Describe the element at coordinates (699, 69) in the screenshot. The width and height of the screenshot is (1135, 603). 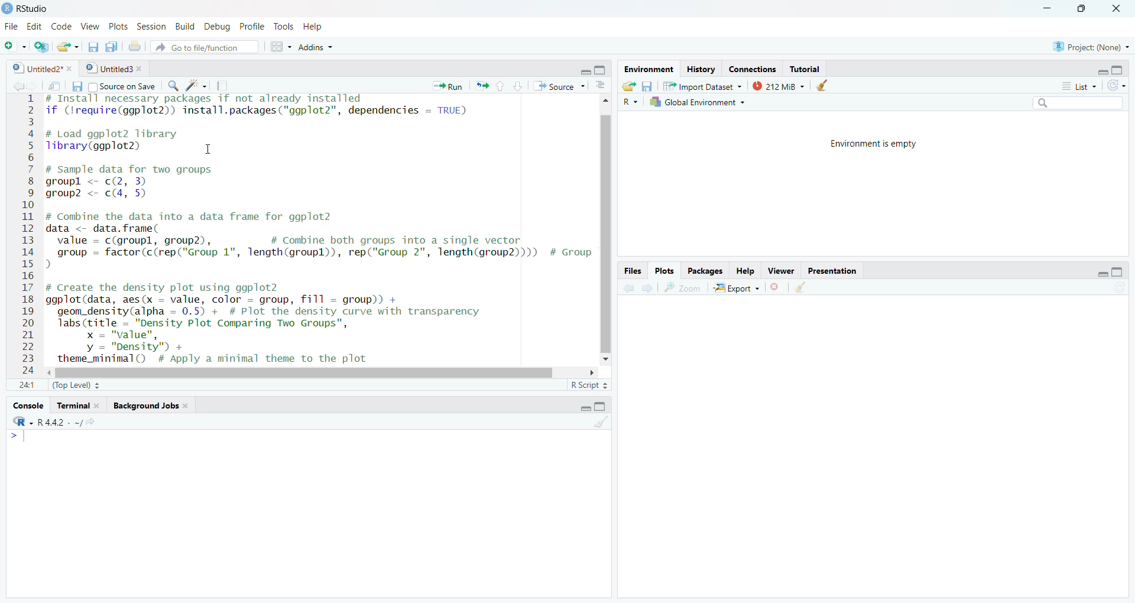
I see `history` at that location.